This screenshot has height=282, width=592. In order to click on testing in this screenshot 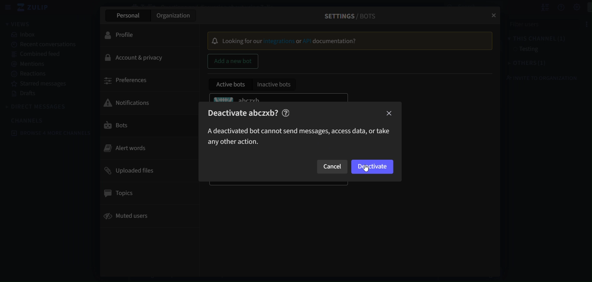, I will do `click(519, 50)`.